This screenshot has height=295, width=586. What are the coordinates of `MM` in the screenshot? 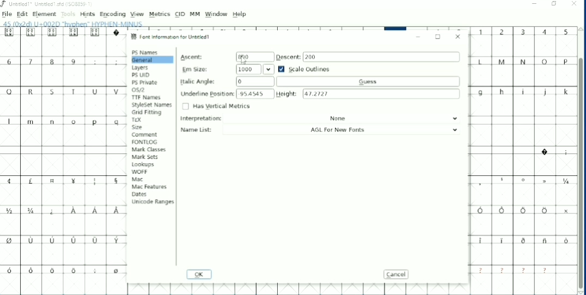 It's located at (195, 14).